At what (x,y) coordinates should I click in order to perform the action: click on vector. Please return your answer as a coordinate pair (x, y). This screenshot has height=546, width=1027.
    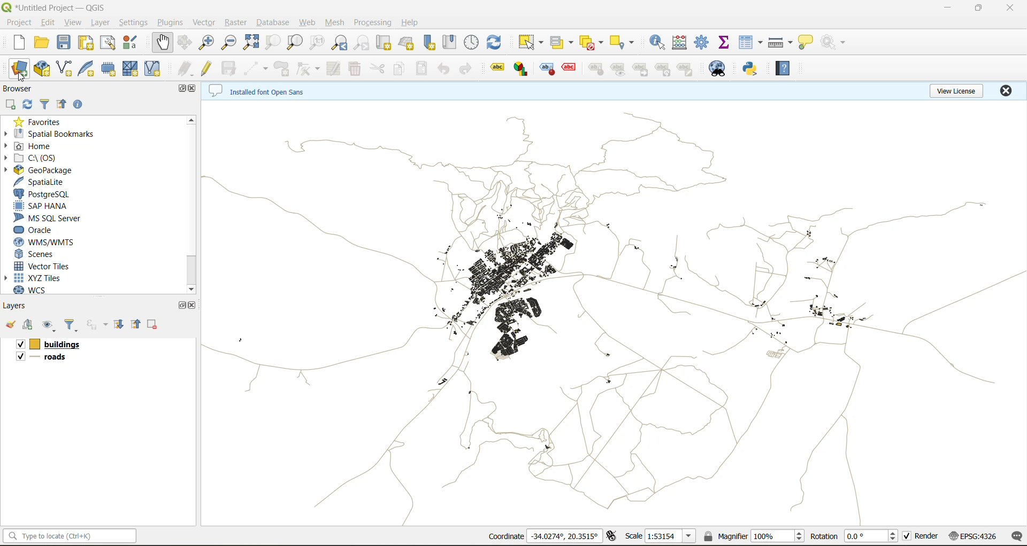
    Looking at the image, I should click on (205, 22).